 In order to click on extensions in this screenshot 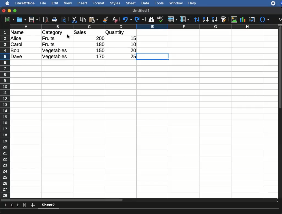, I will do `click(276, 3)`.